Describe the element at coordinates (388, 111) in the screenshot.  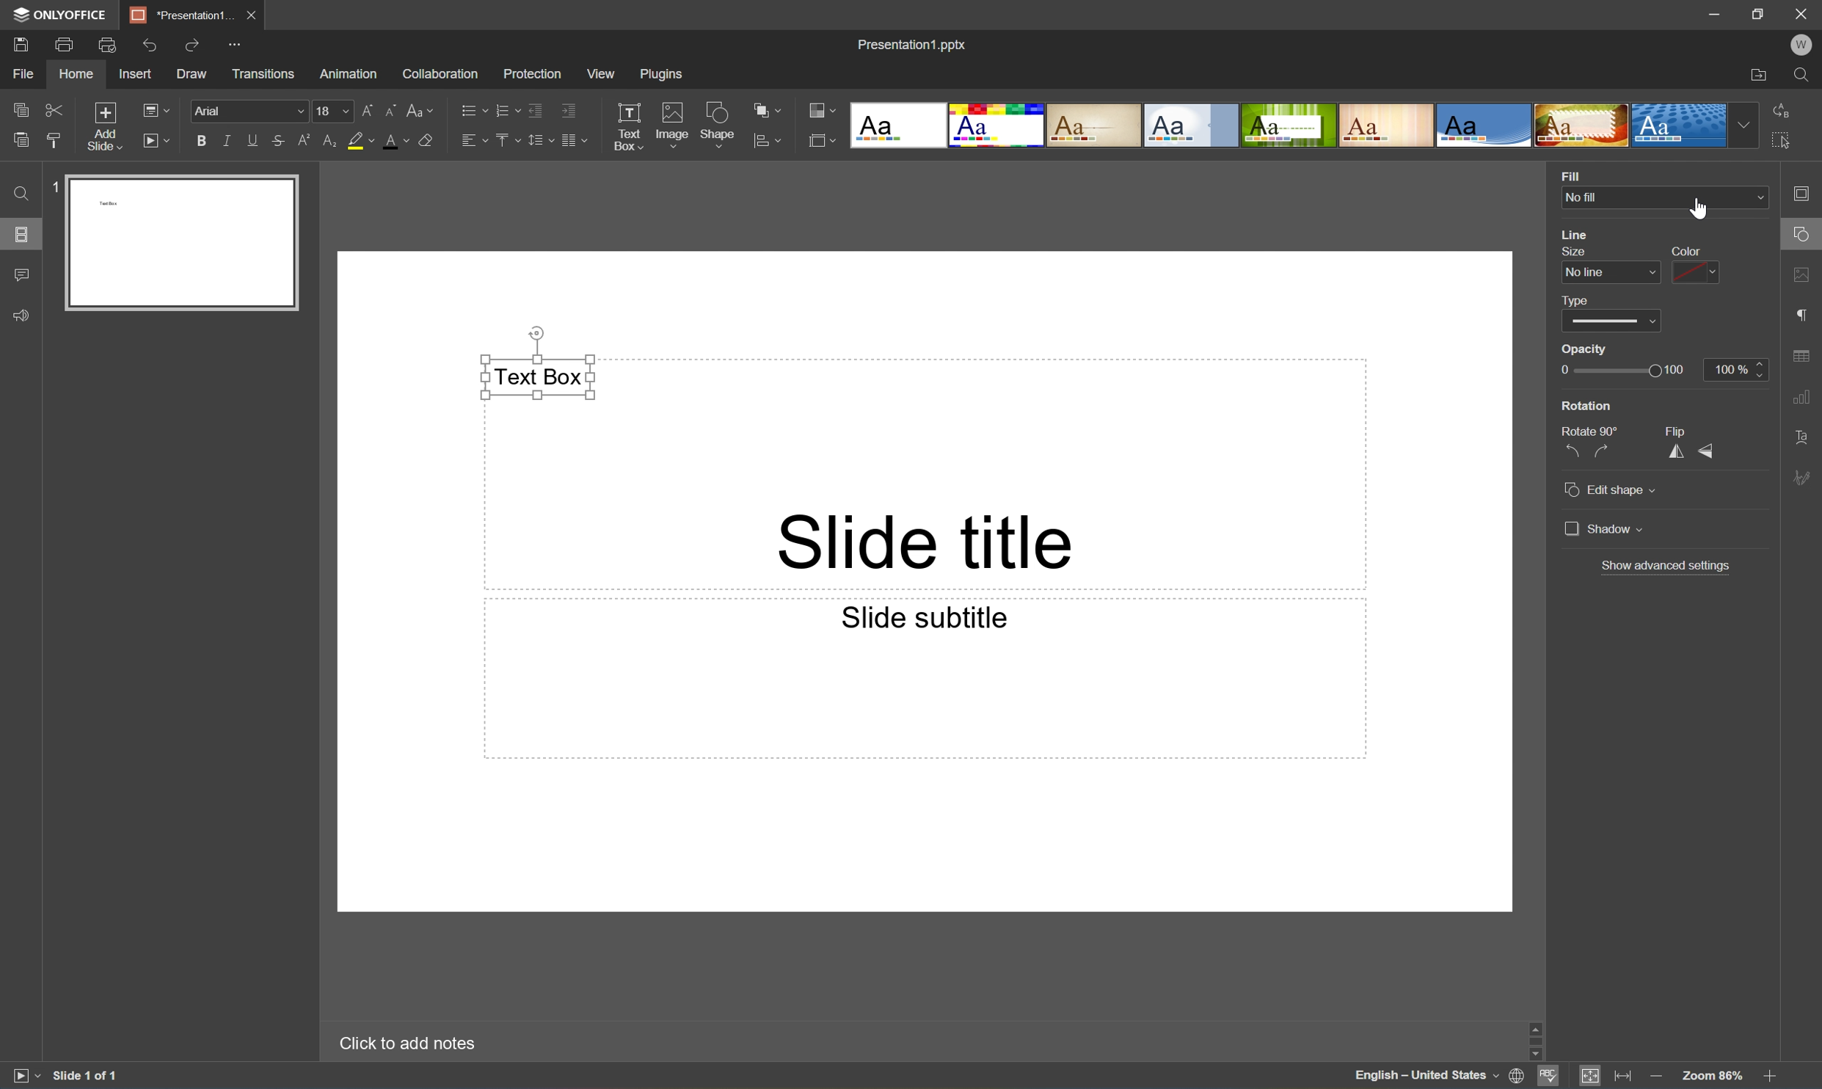
I see `Decrement font size` at that location.